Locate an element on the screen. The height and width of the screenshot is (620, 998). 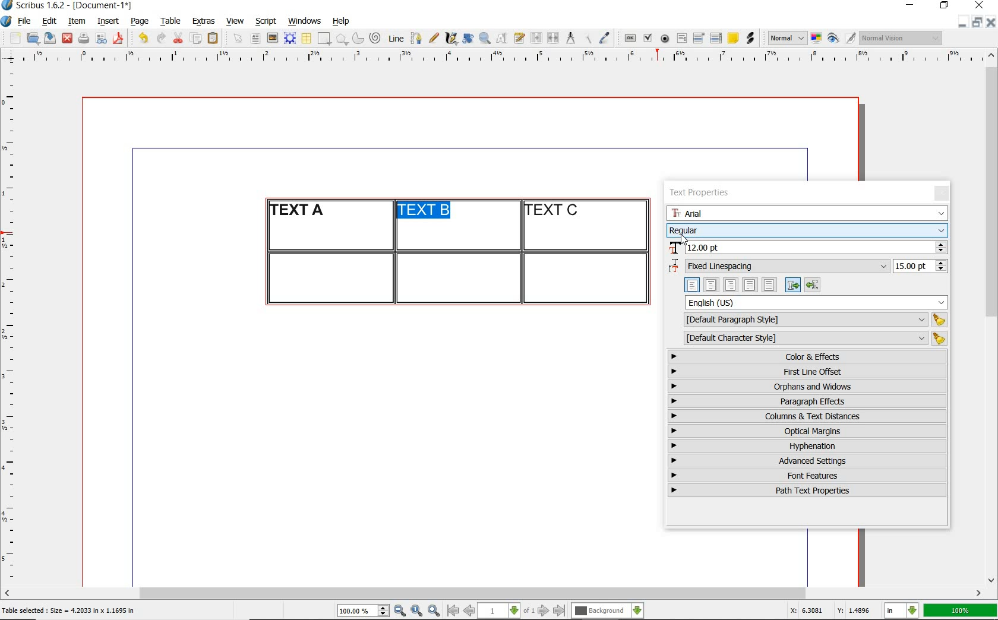
script is located at coordinates (266, 21).